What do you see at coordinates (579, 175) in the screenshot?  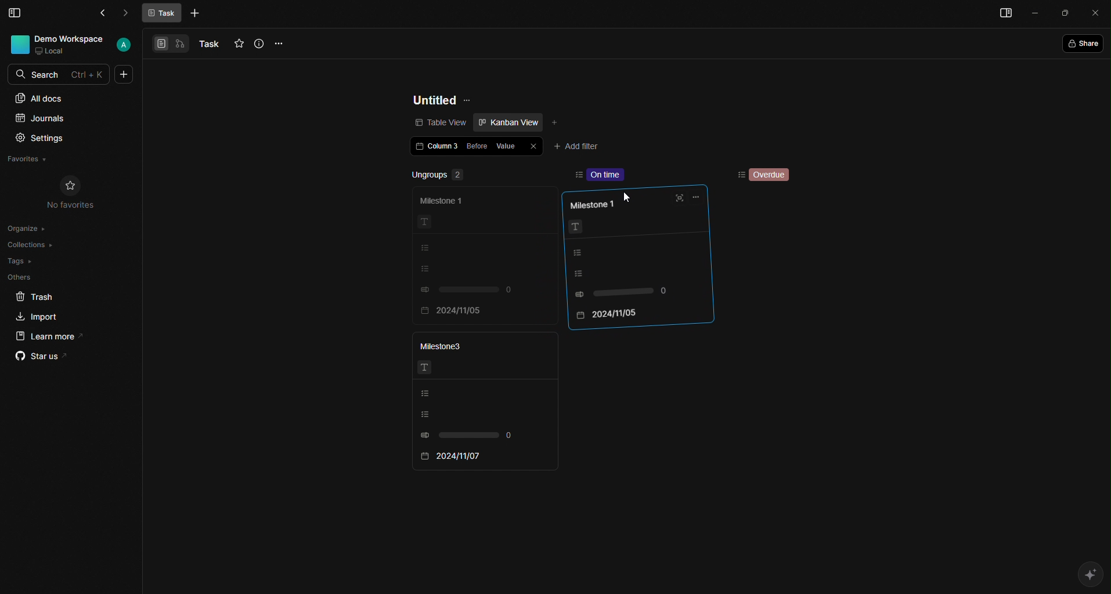 I see `sort` at bounding box center [579, 175].